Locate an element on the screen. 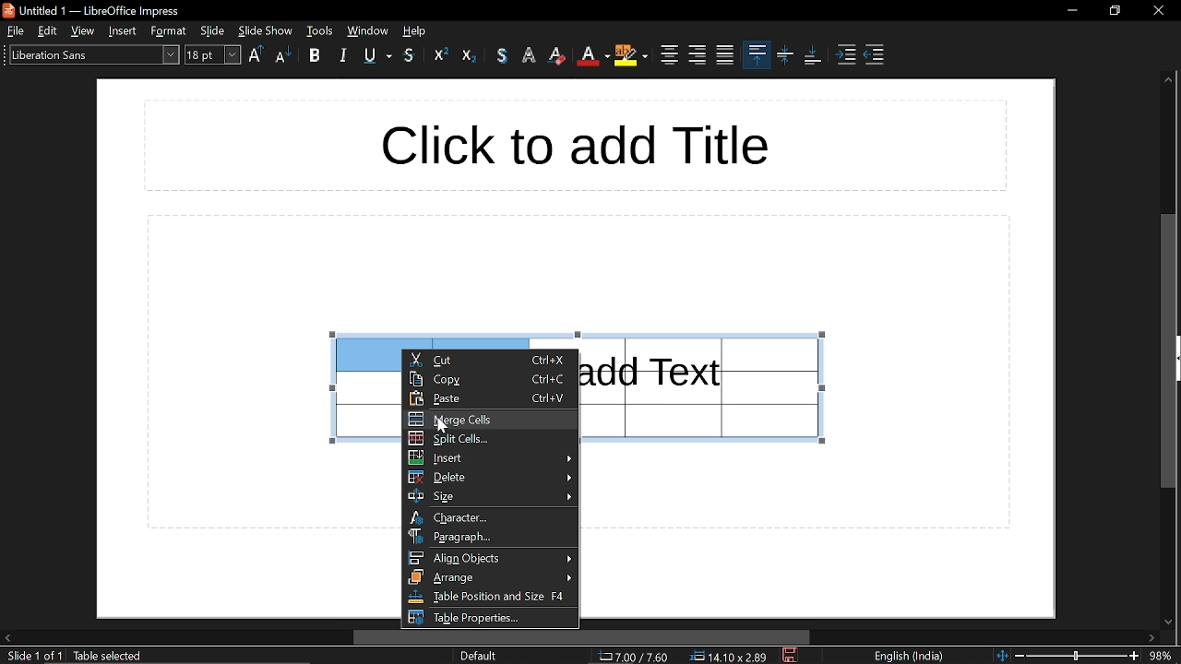  table position is located at coordinates (489, 597).